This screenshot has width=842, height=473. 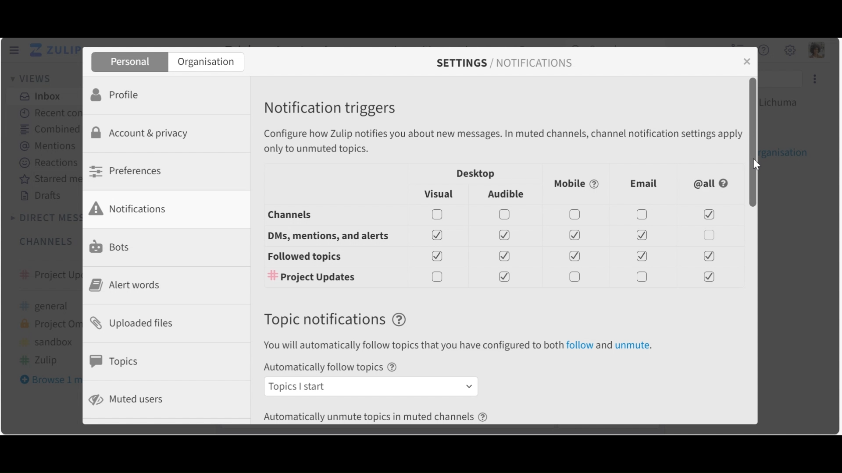 What do you see at coordinates (711, 183) in the screenshot?
I see `@all` at bounding box center [711, 183].